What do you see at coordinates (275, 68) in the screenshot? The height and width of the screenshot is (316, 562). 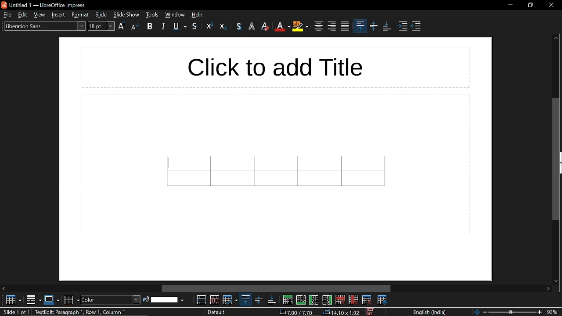 I see `click to add title` at bounding box center [275, 68].